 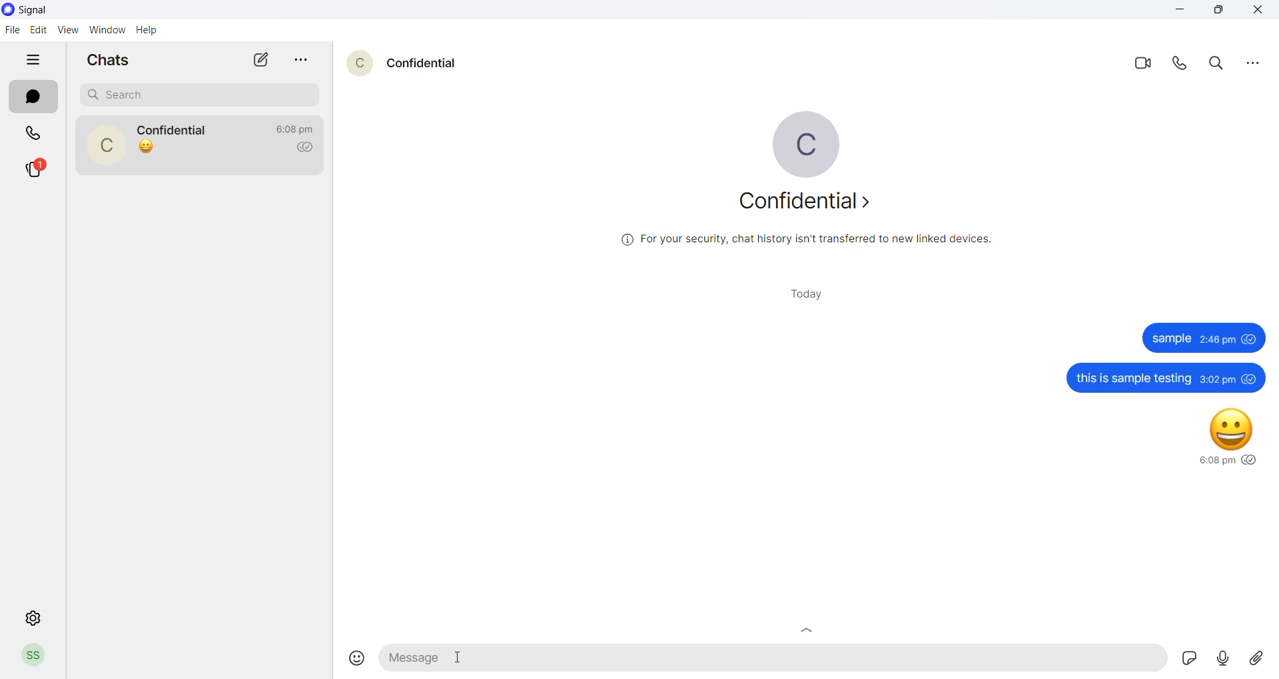 I want to click on setting, so click(x=29, y=618).